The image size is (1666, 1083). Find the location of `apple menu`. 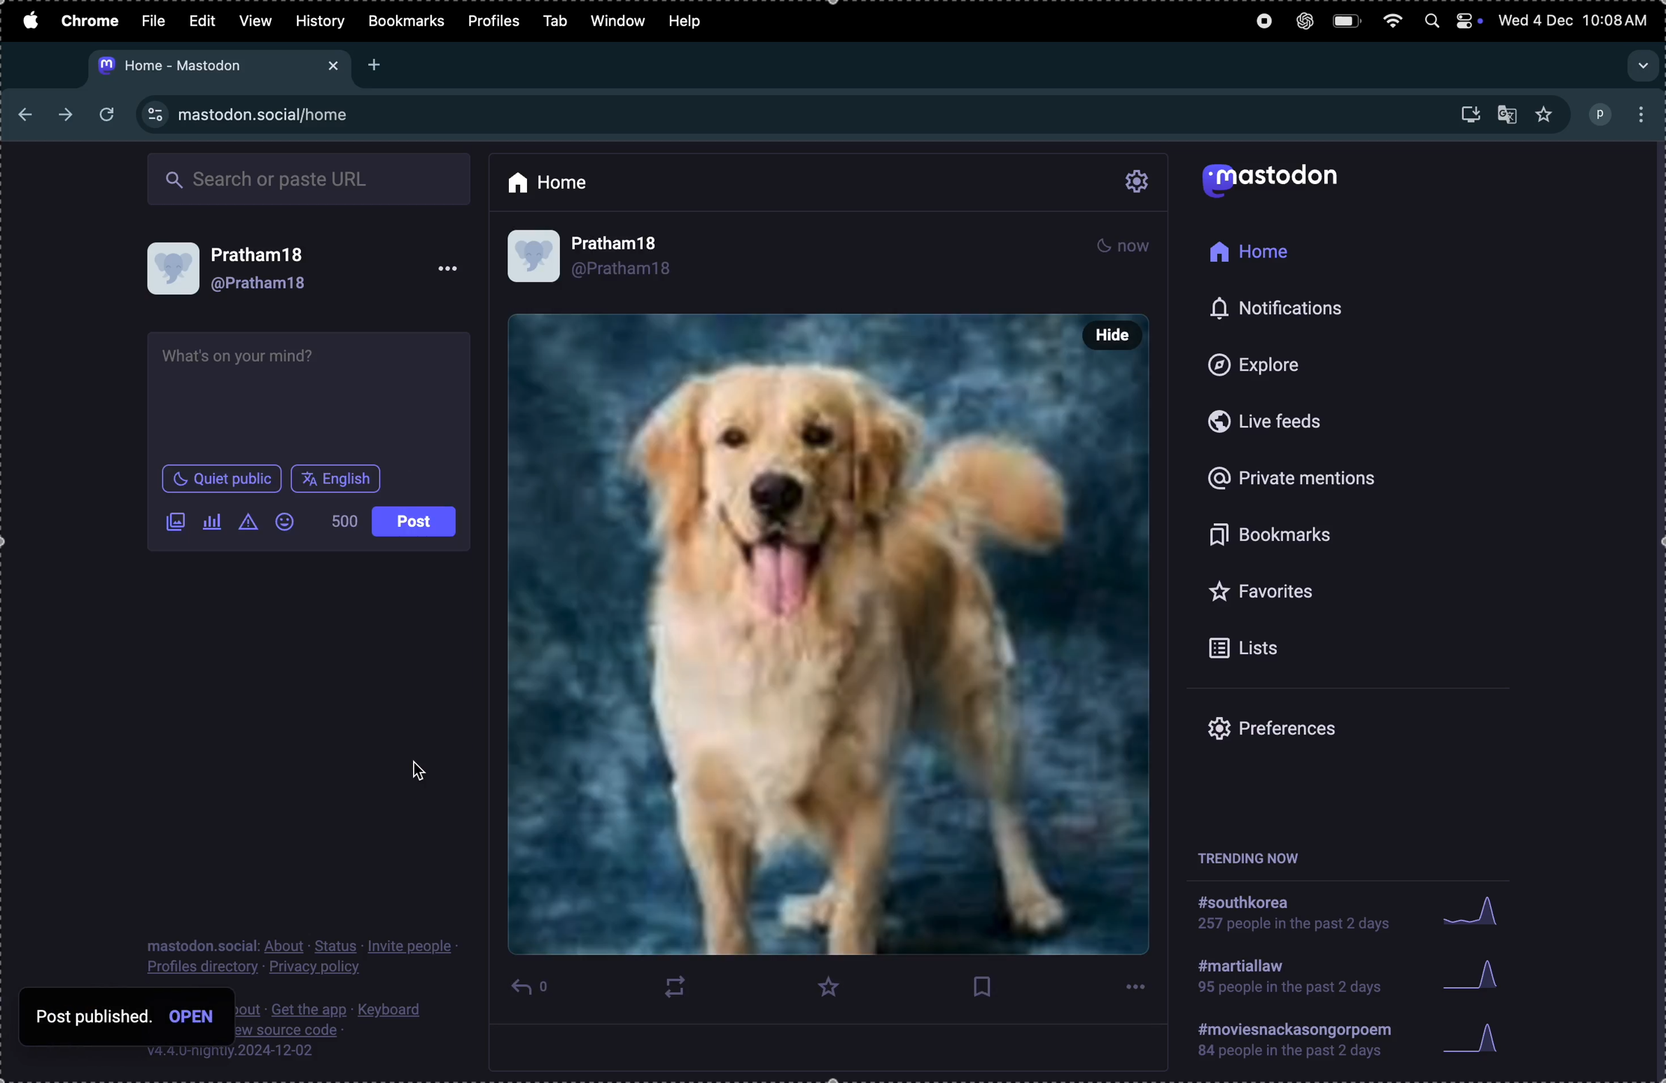

apple menu is located at coordinates (27, 19).